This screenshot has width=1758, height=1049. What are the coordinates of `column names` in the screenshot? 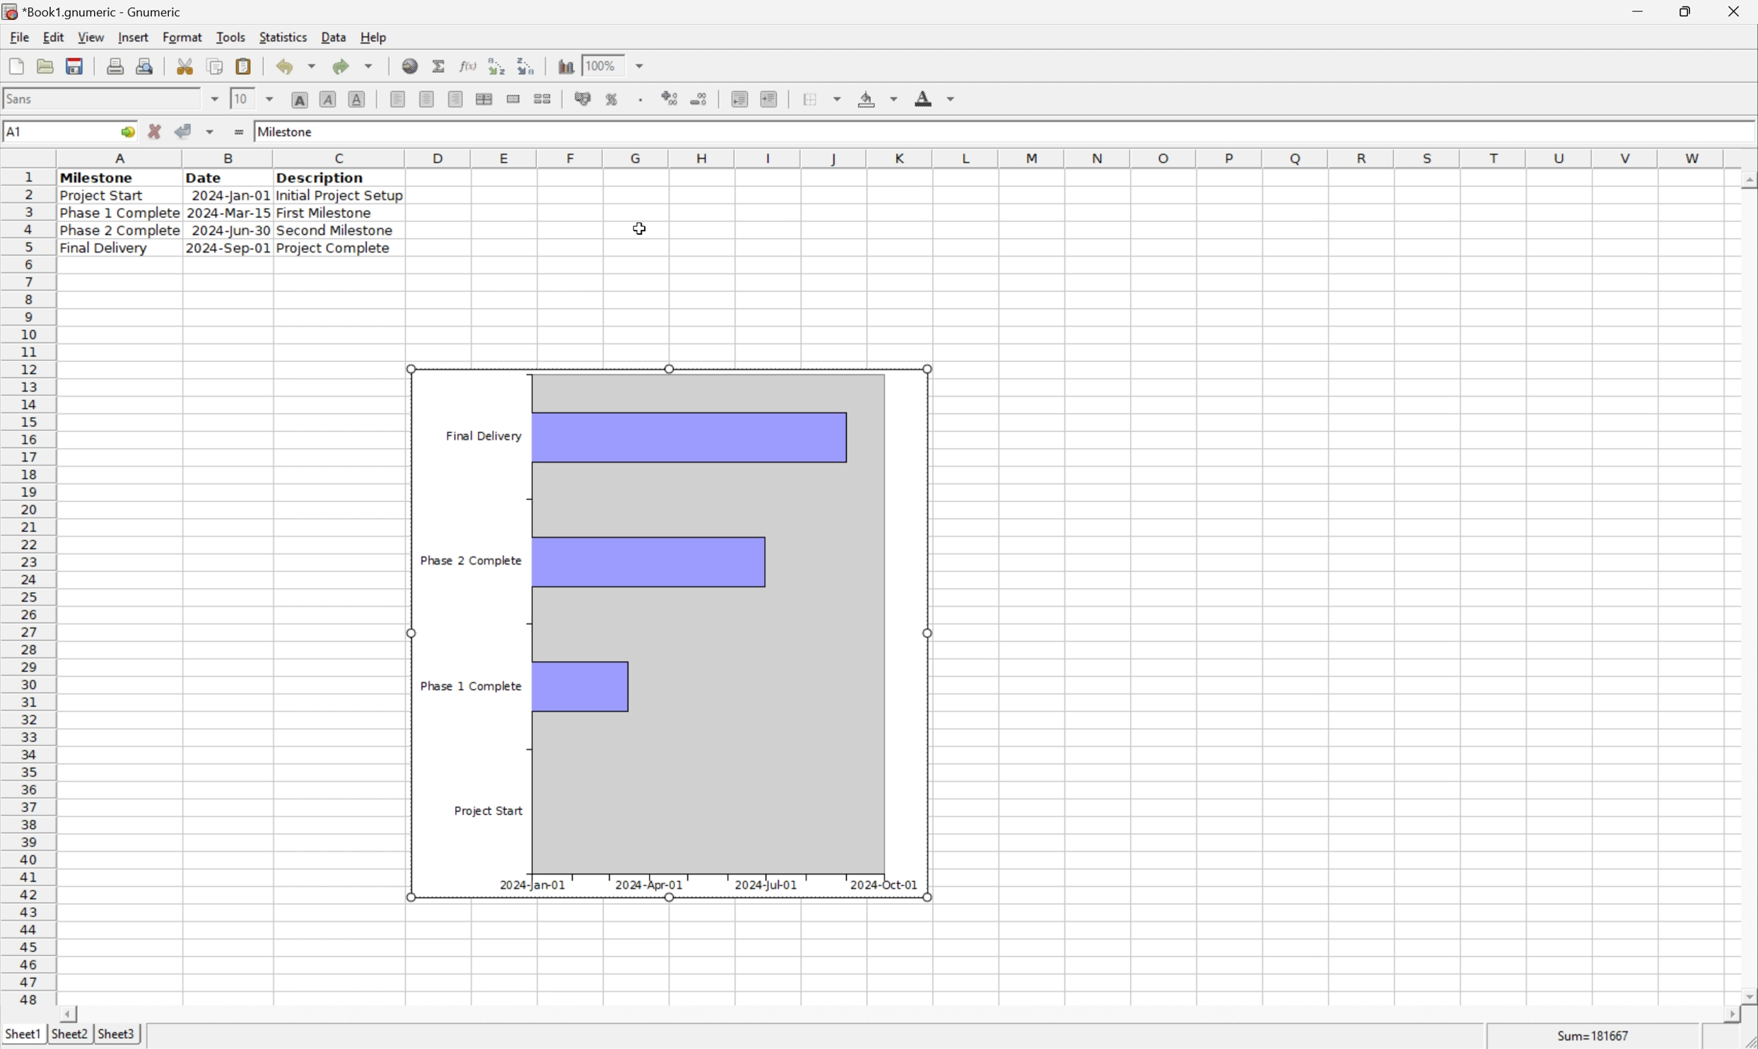 It's located at (893, 158).